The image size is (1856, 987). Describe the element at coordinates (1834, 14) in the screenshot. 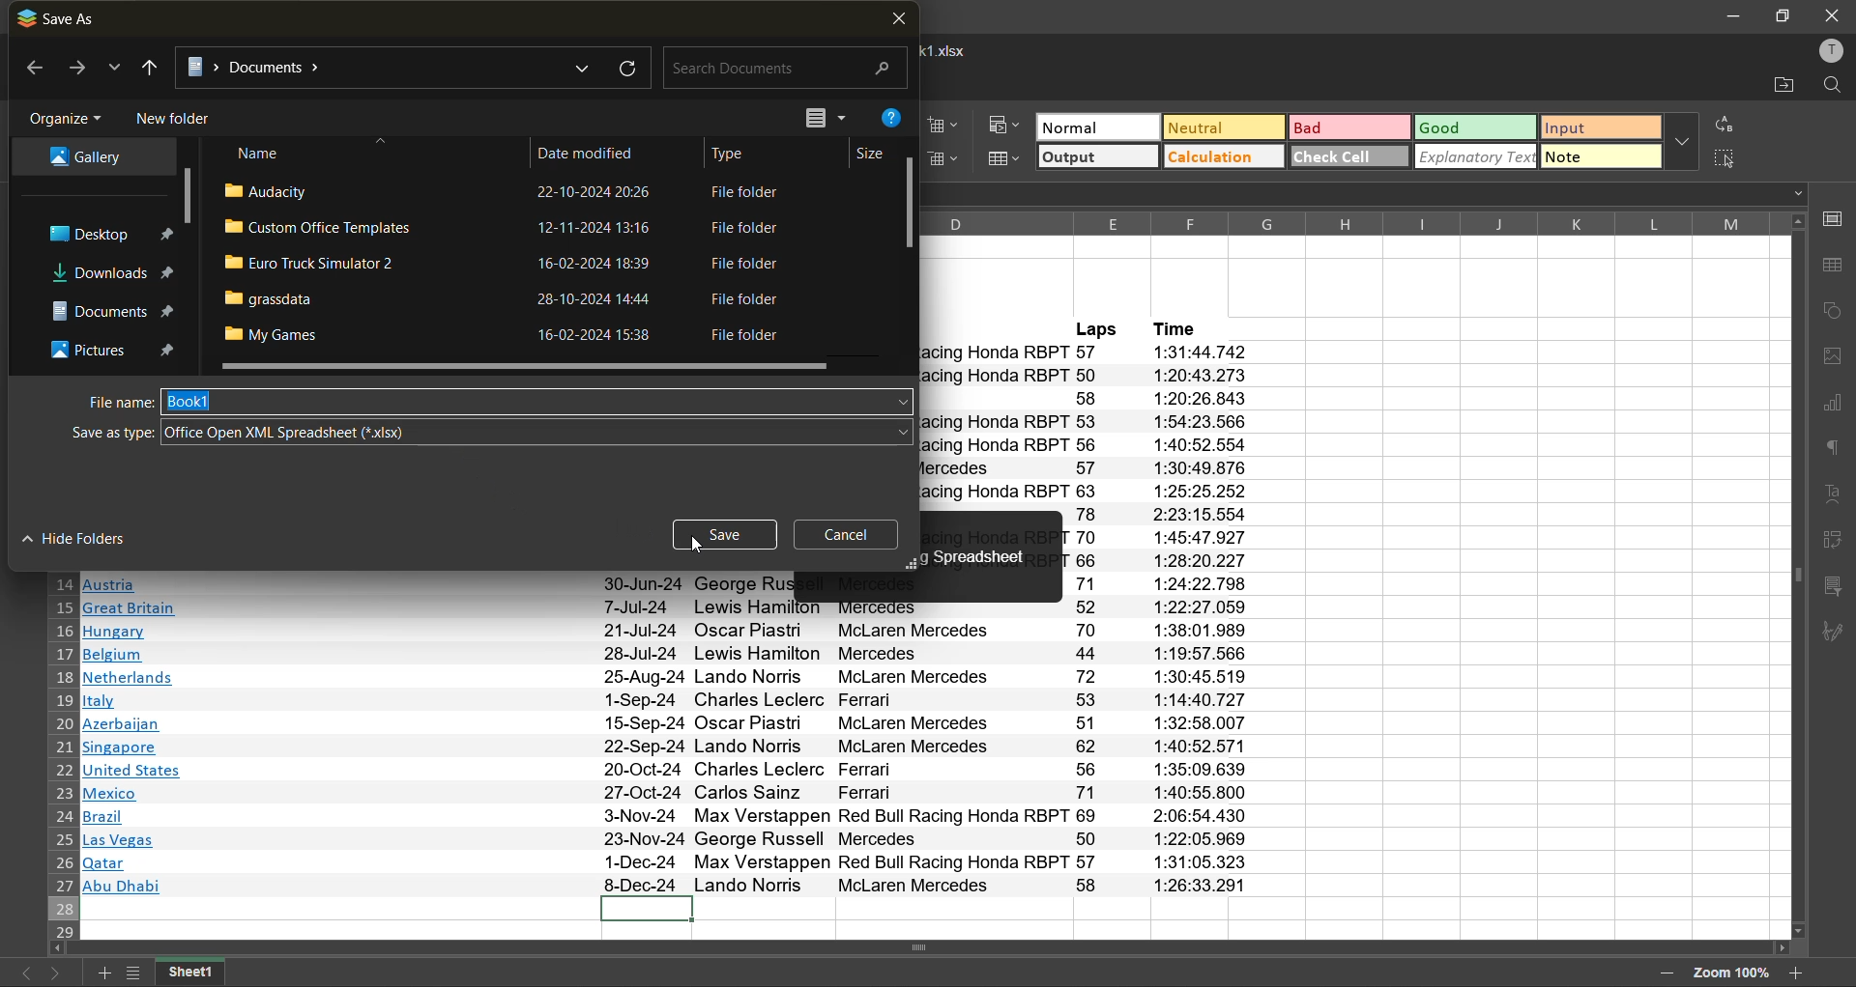

I see `close` at that location.